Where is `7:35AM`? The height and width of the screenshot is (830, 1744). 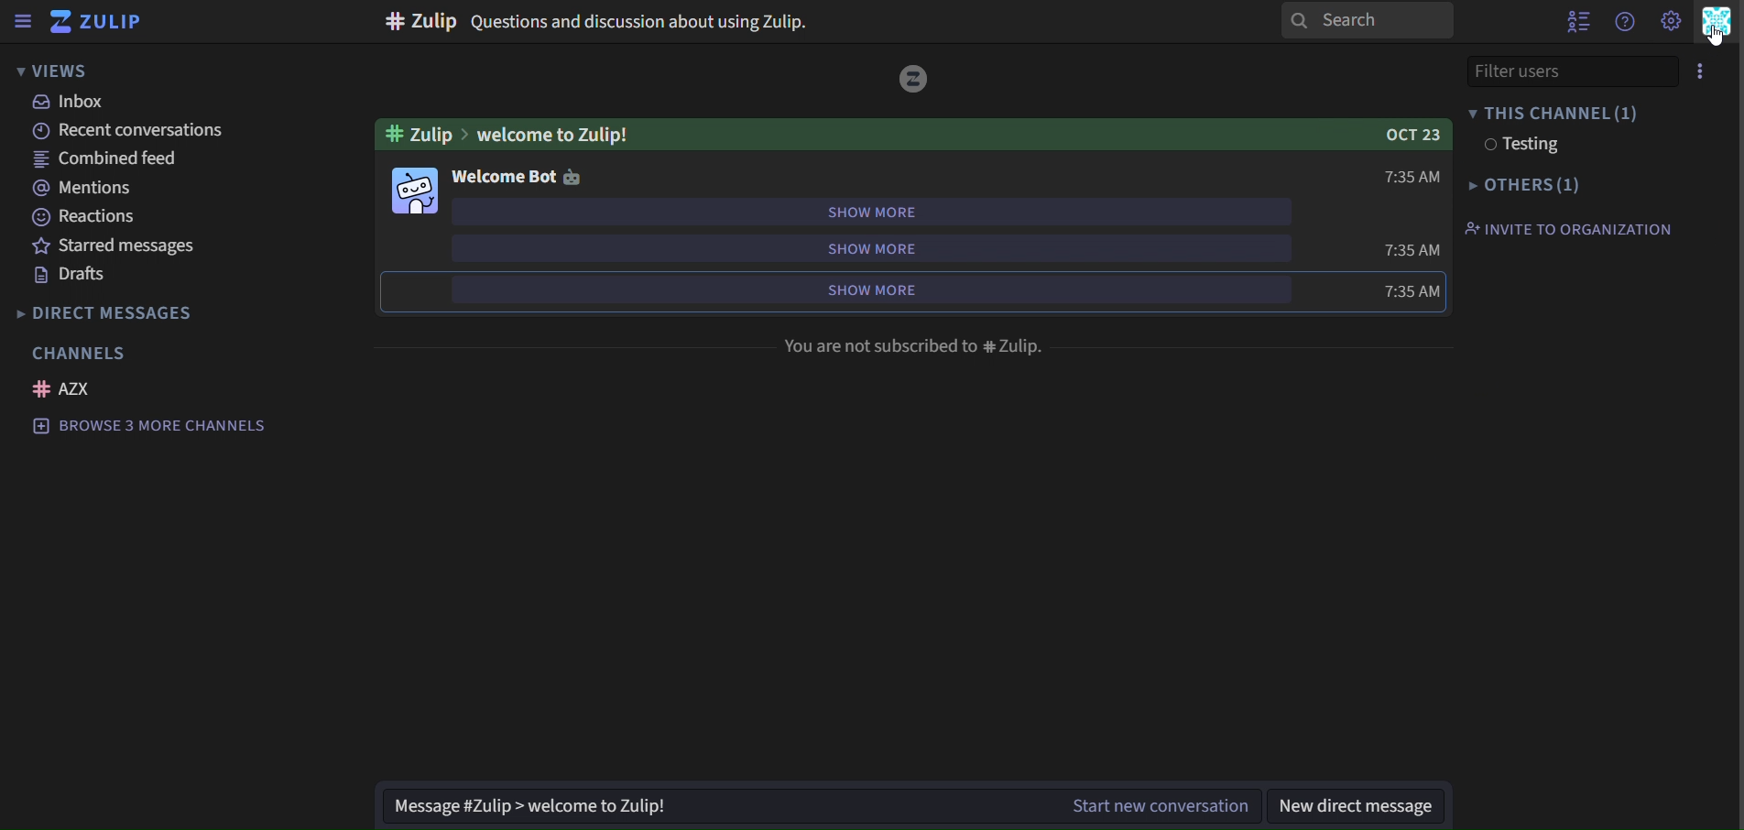
7:35AM is located at coordinates (1408, 176).